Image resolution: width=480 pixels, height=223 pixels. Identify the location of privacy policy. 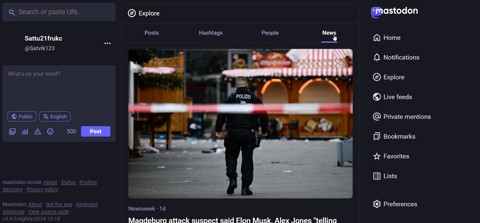
(41, 190).